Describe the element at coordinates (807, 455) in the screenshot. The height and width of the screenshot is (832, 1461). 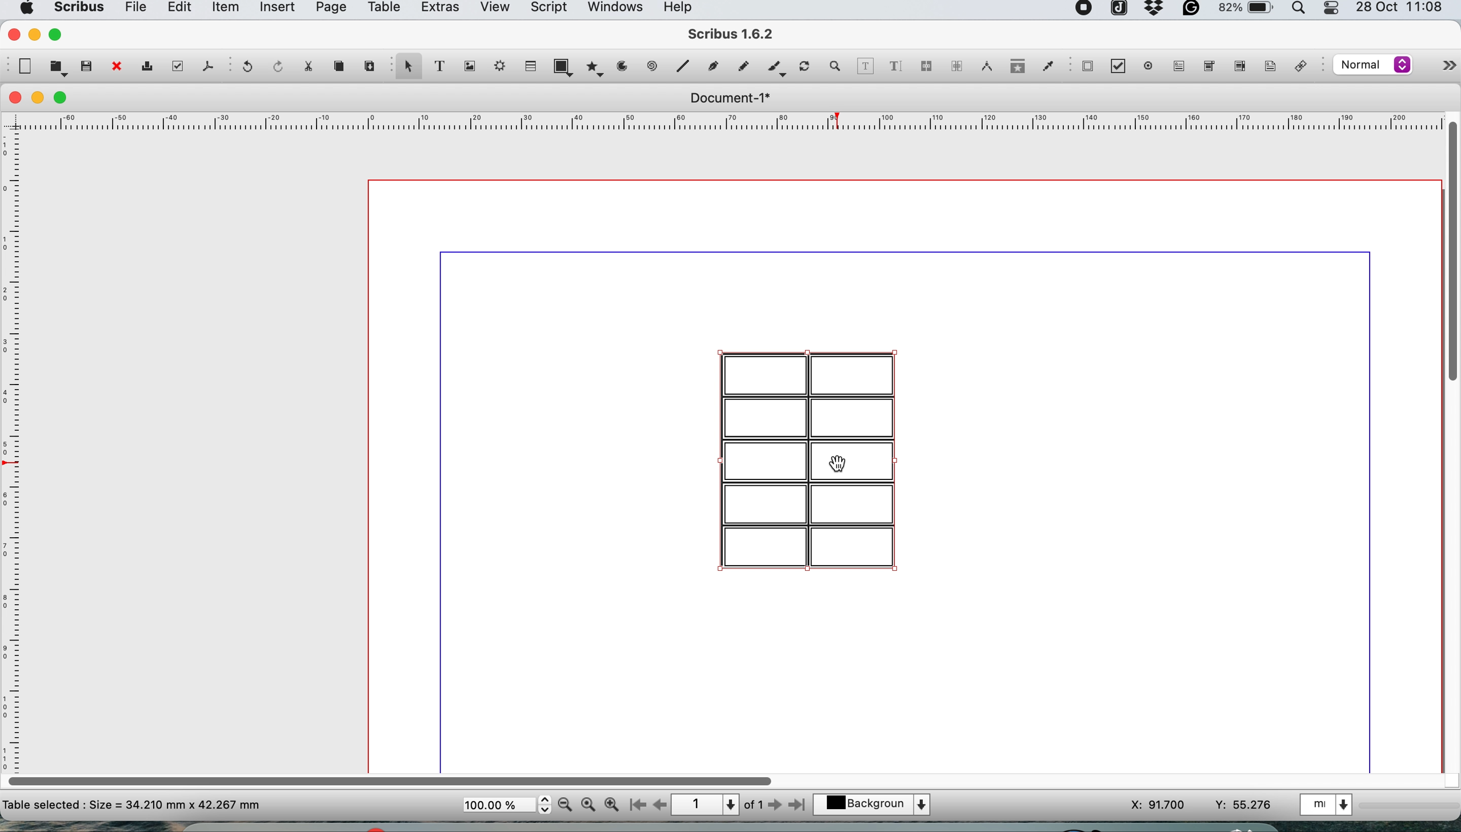
I see `rows added` at that location.